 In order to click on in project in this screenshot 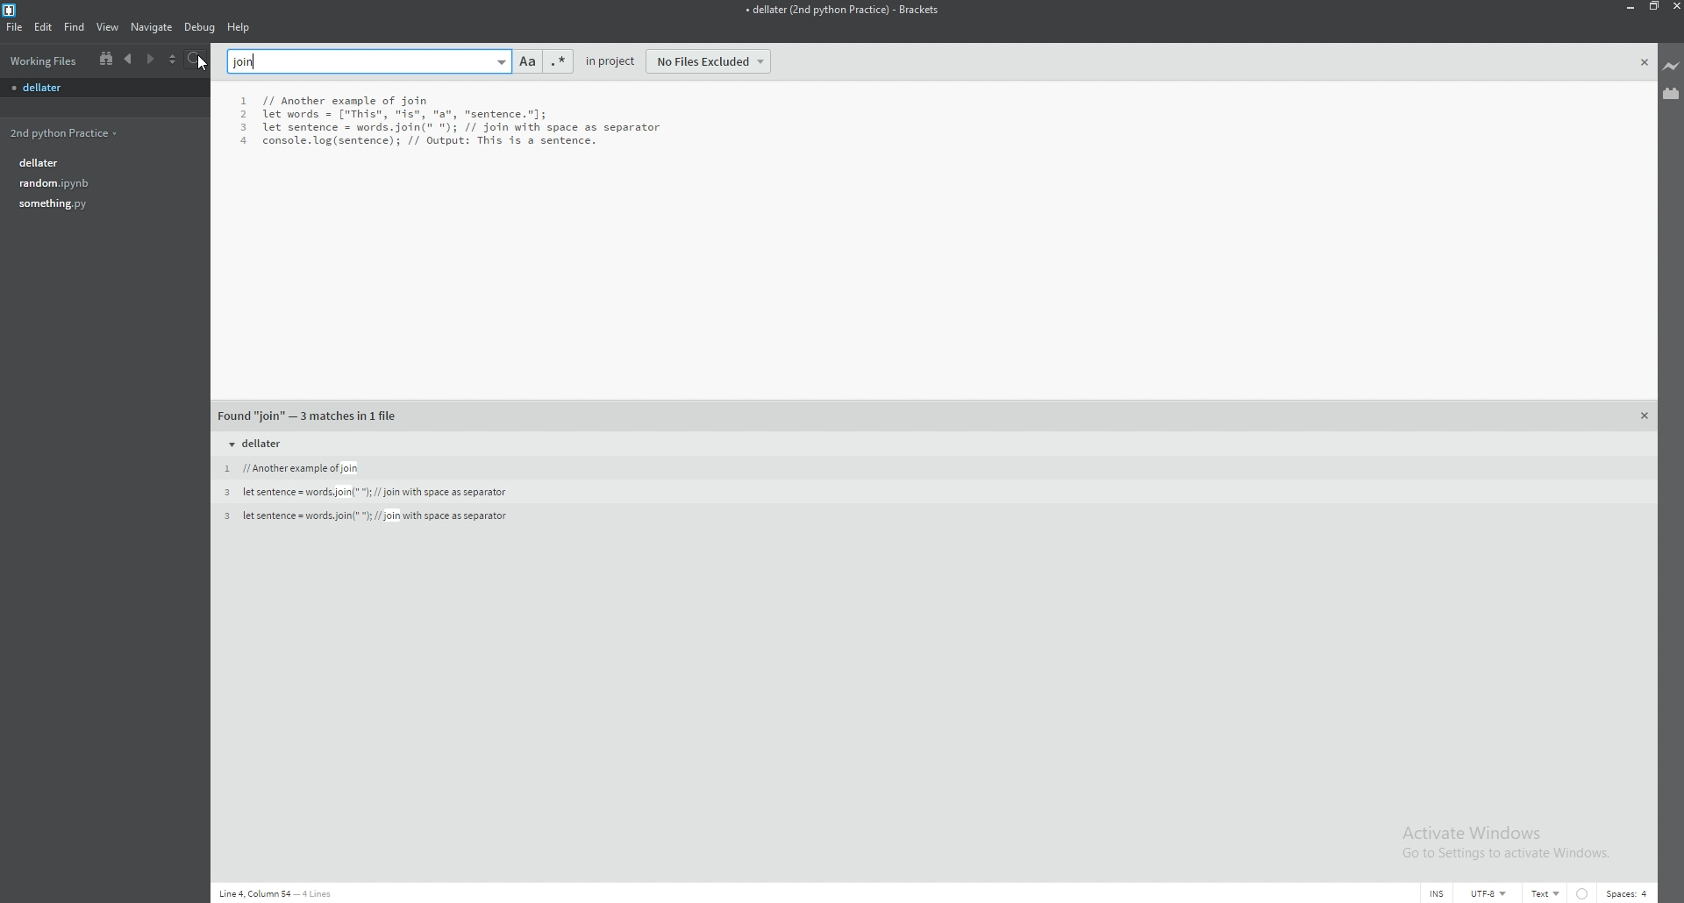, I will do `click(612, 61)`.